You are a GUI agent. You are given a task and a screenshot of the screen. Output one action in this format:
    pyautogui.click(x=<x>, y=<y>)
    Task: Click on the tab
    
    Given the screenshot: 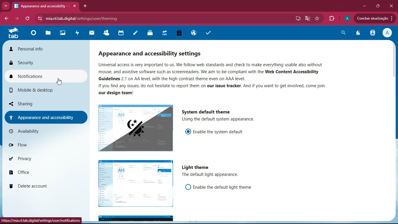 What is the action you would take?
    pyautogui.click(x=13, y=33)
    